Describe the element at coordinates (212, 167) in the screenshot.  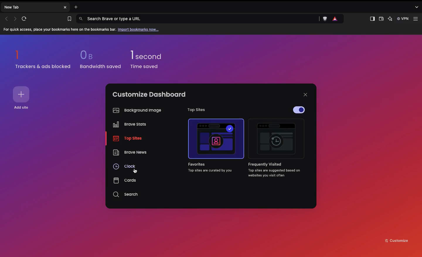
I see `Favorites Top sites are curated by you` at that location.